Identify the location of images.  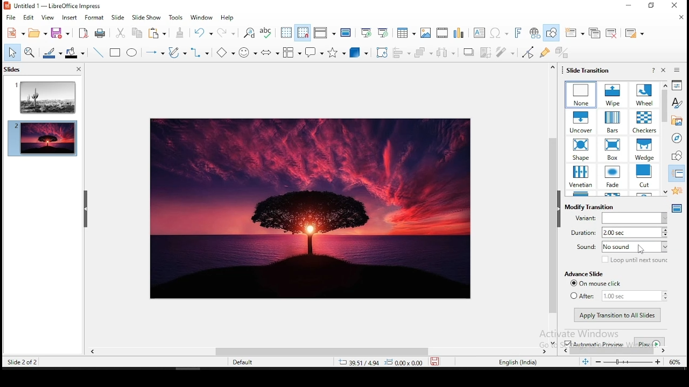
(424, 31).